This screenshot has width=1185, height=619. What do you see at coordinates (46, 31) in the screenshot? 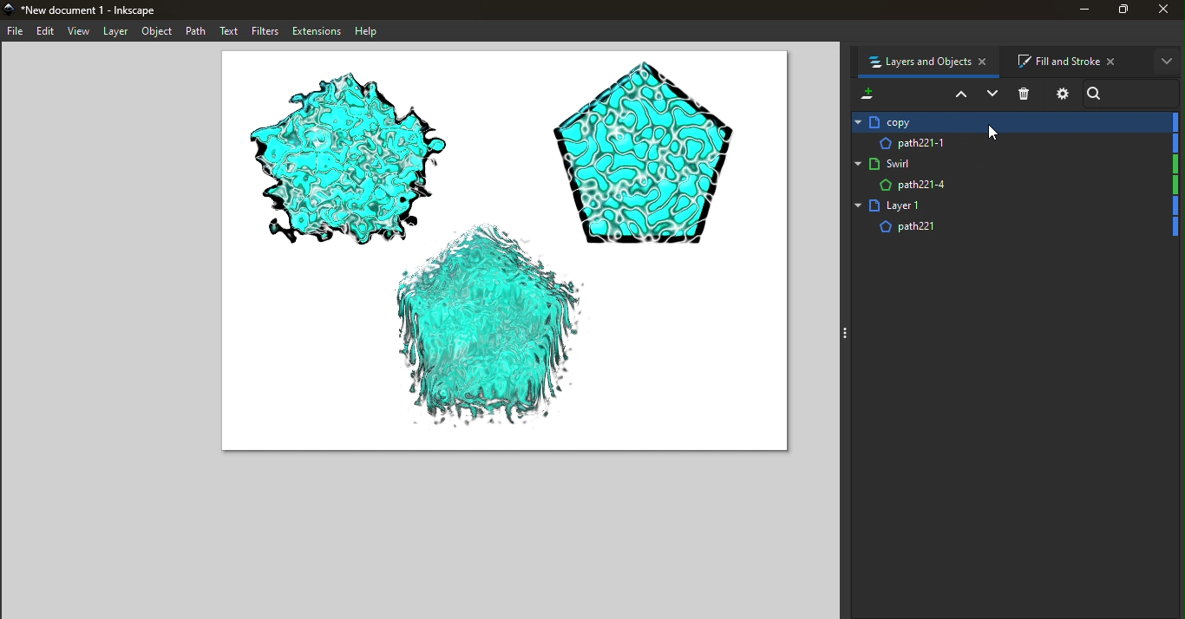
I see `Edit` at bounding box center [46, 31].